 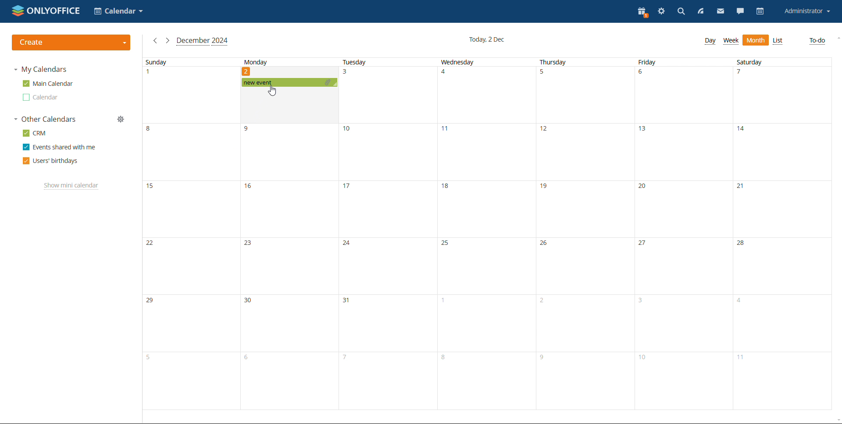 I want to click on cursor, so click(x=272, y=91).